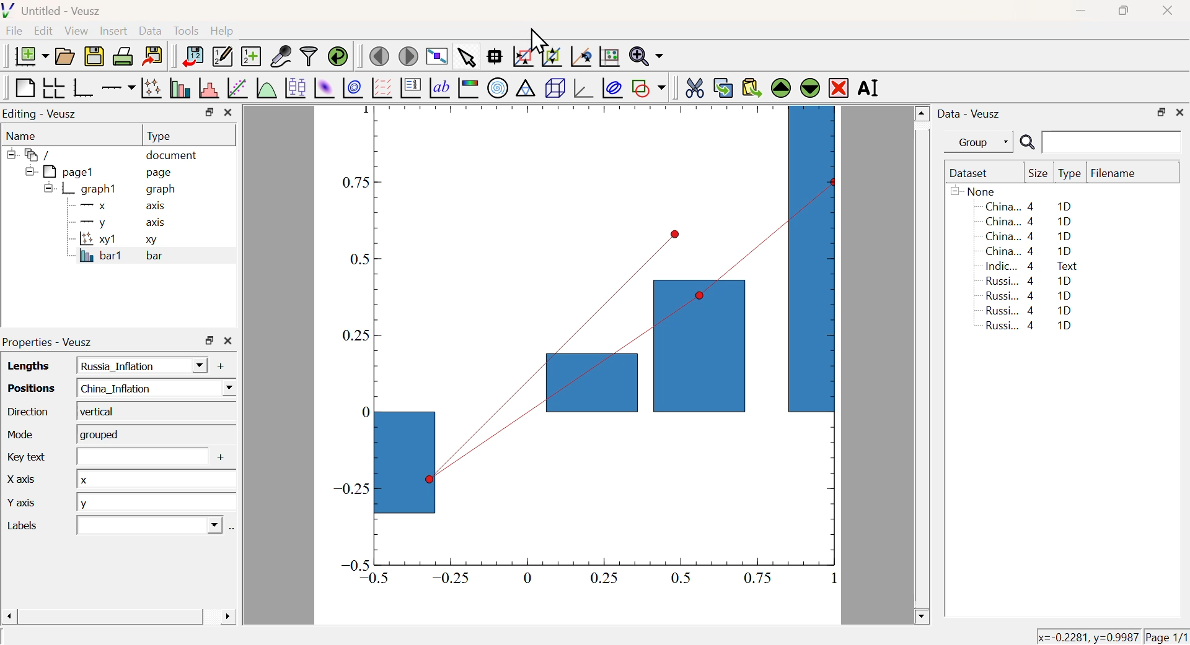 The width and height of the screenshot is (1190, 645). Describe the element at coordinates (469, 89) in the screenshot. I see `Image Color bar` at that location.